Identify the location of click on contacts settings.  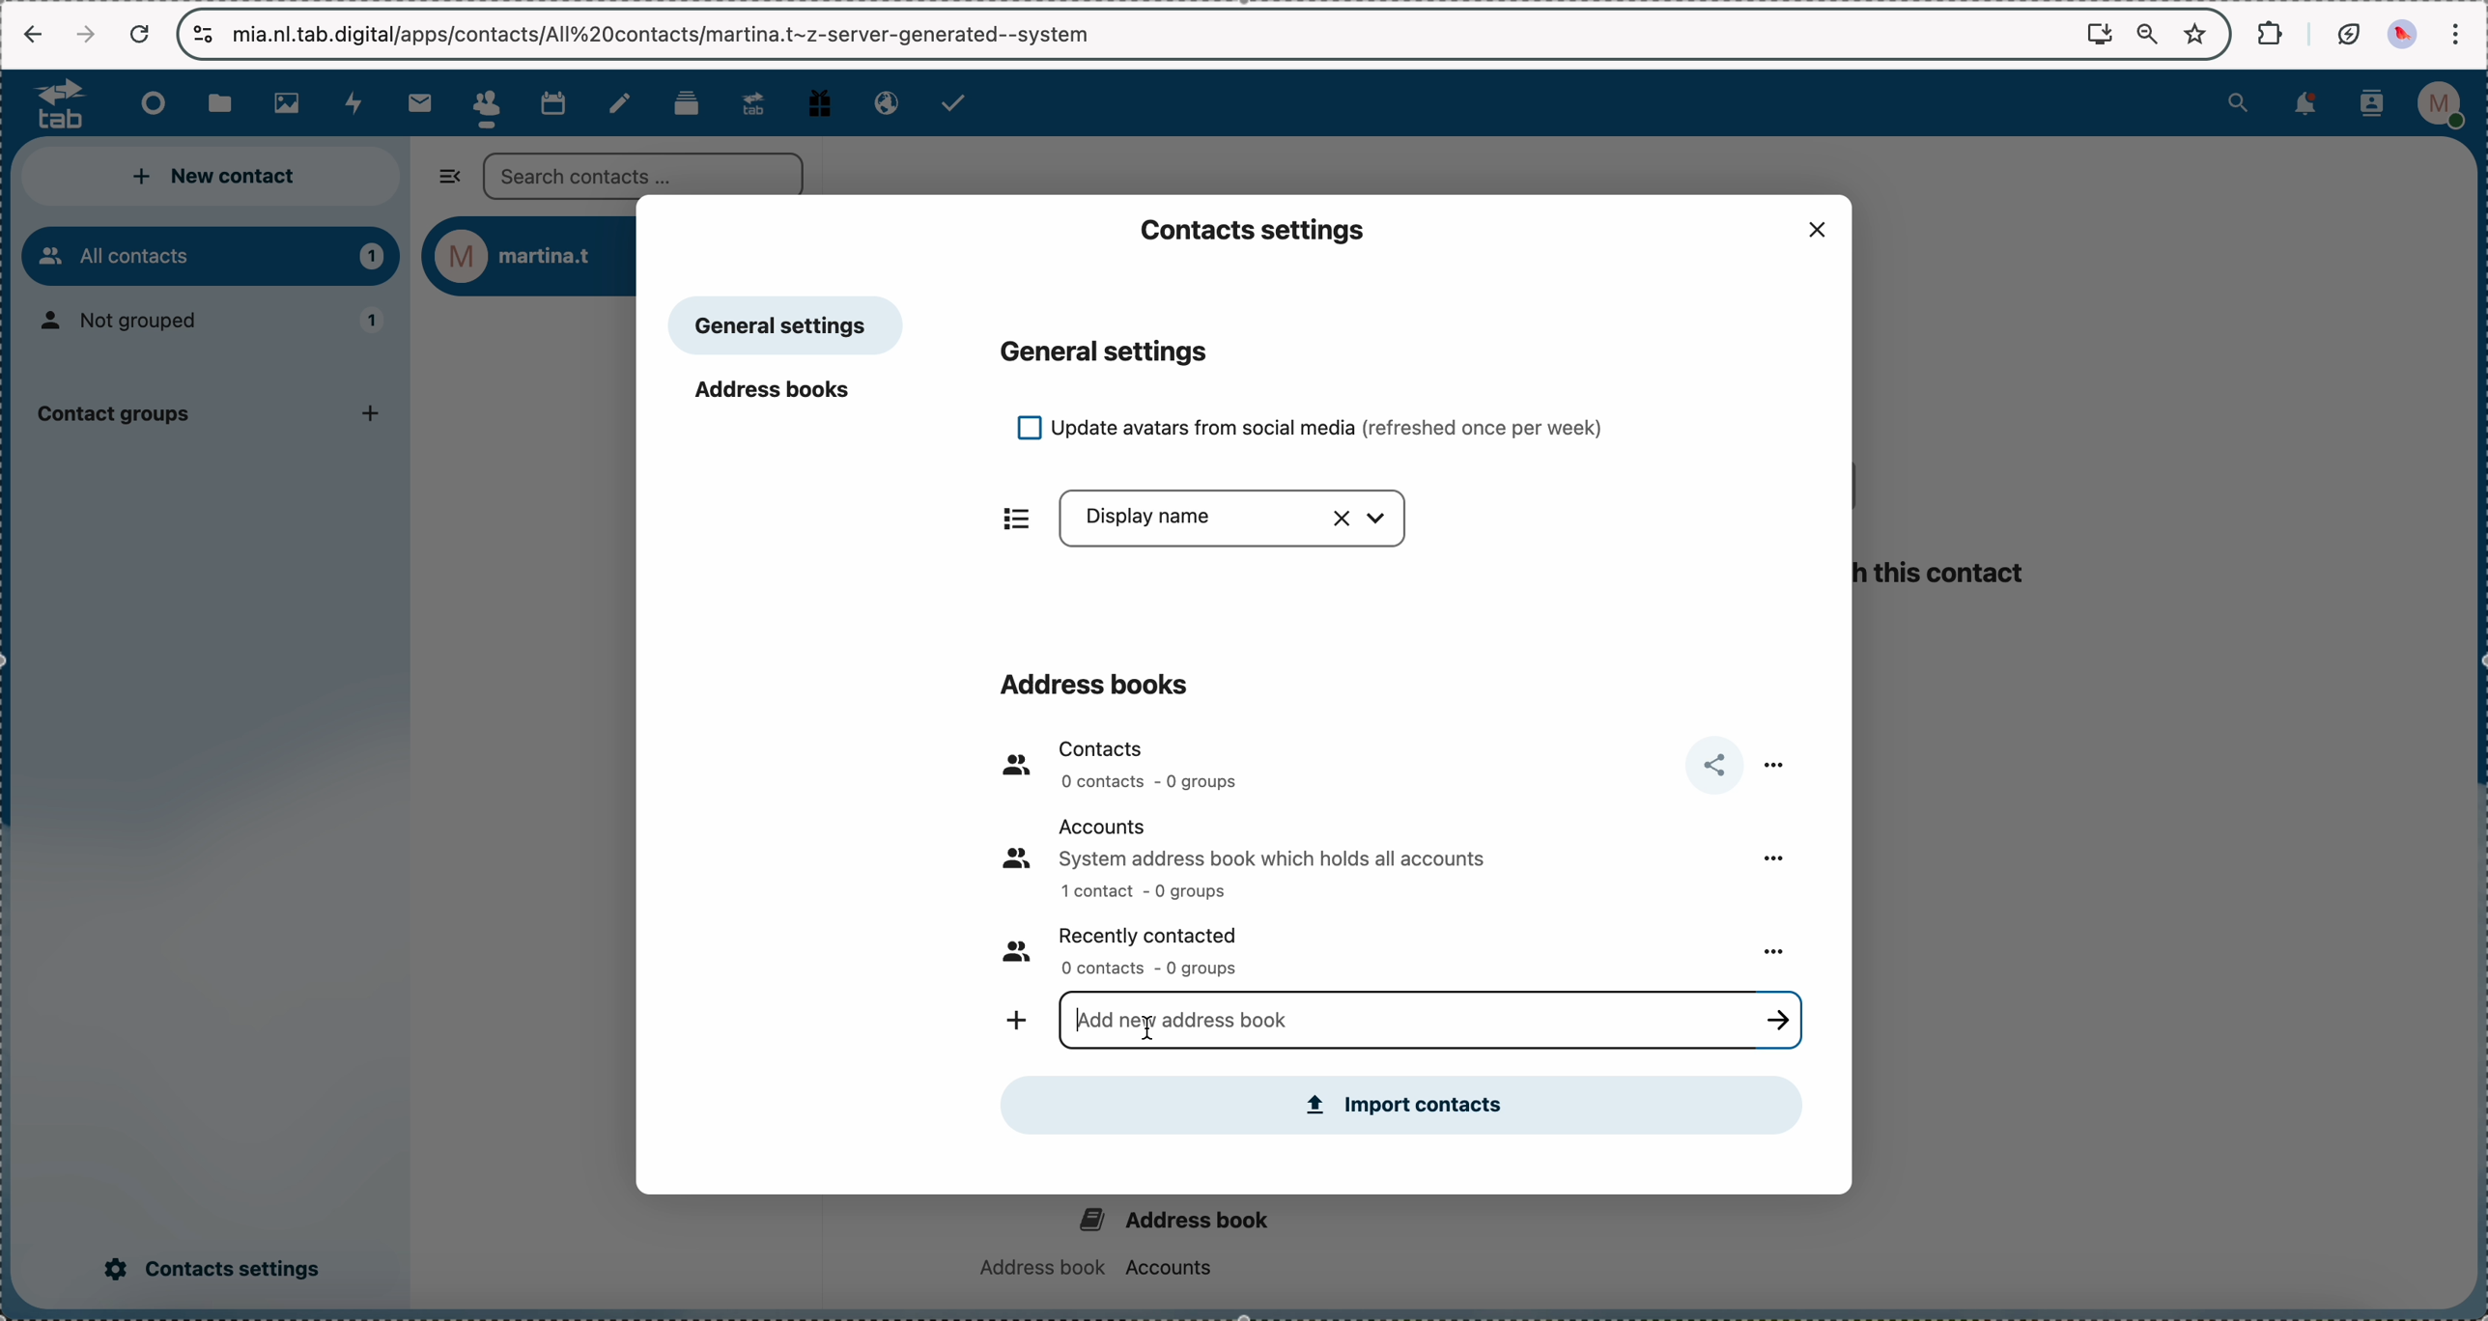
(212, 1271).